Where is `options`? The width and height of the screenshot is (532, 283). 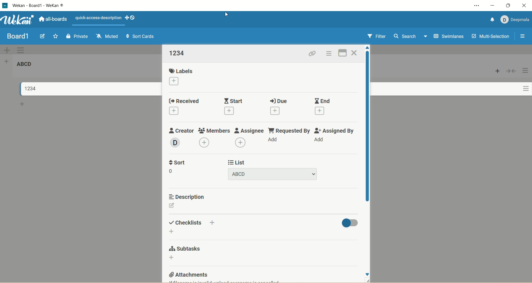
options is located at coordinates (330, 53).